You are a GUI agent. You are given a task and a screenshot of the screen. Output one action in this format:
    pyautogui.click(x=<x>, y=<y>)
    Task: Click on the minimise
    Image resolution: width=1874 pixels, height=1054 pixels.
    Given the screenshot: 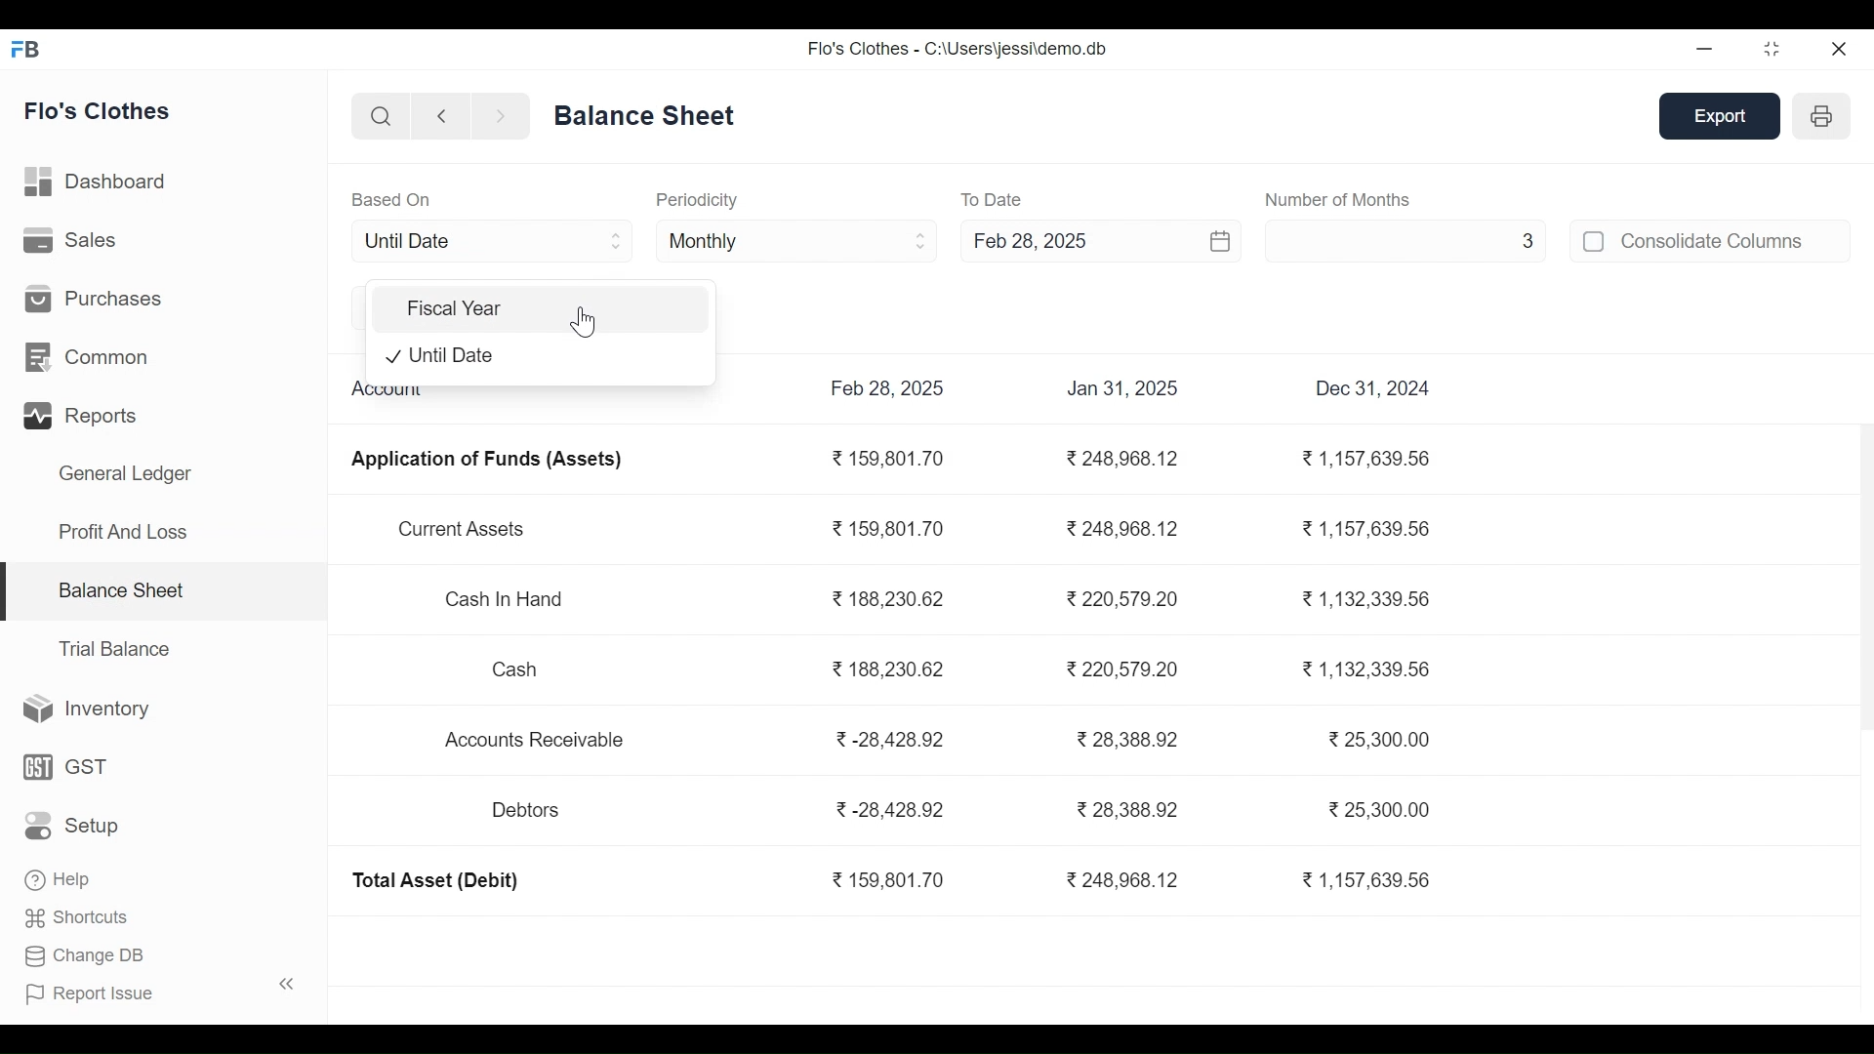 What is the action you would take?
    pyautogui.click(x=1706, y=48)
    